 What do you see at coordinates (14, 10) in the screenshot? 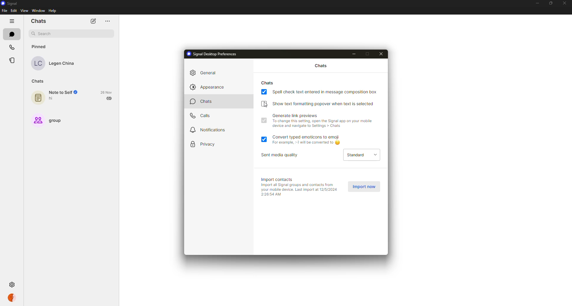
I see `edit` at bounding box center [14, 10].